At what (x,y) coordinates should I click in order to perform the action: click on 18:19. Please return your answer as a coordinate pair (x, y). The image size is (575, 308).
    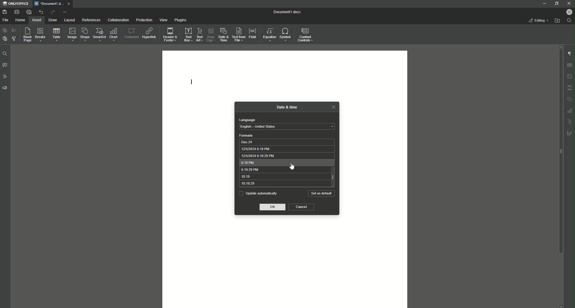
    Looking at the image, I should click on (283, 177).